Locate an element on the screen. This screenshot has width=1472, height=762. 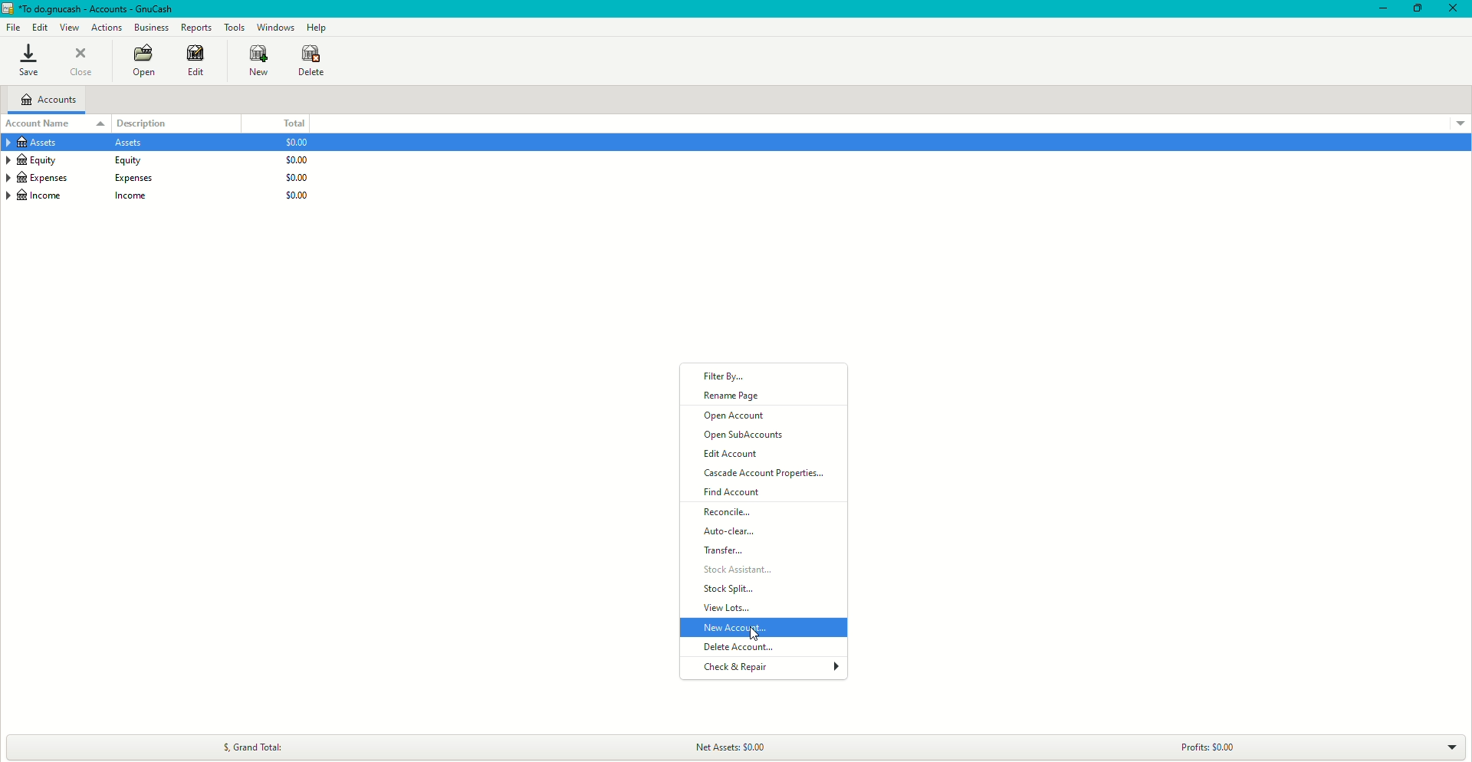
Help is located at coordinates (317, 27).